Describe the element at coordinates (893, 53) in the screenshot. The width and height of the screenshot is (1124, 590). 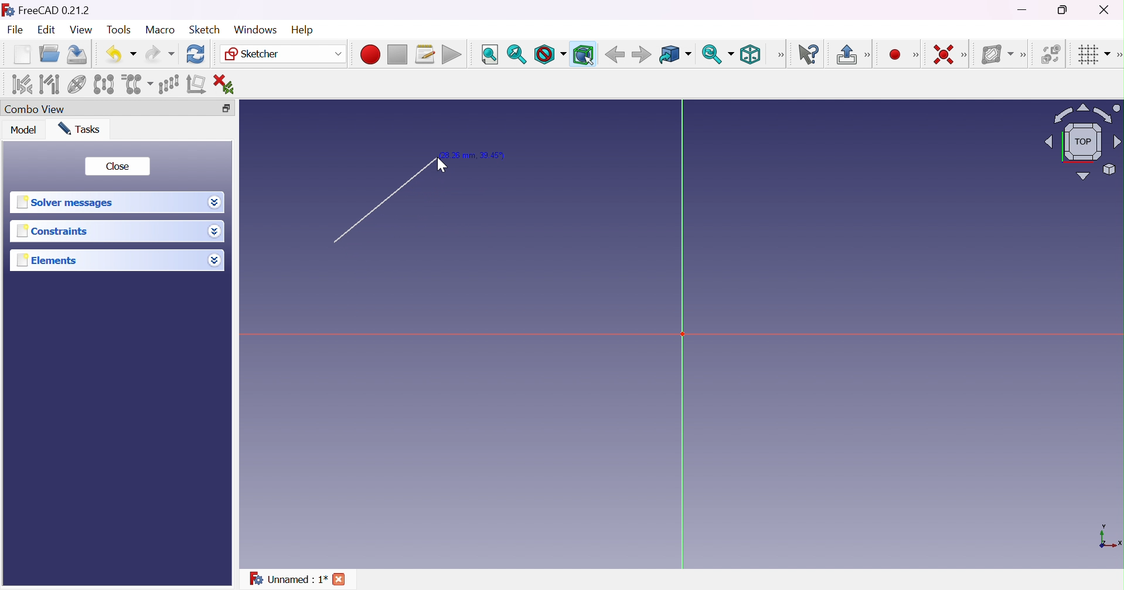
I see `Create point` at that location.